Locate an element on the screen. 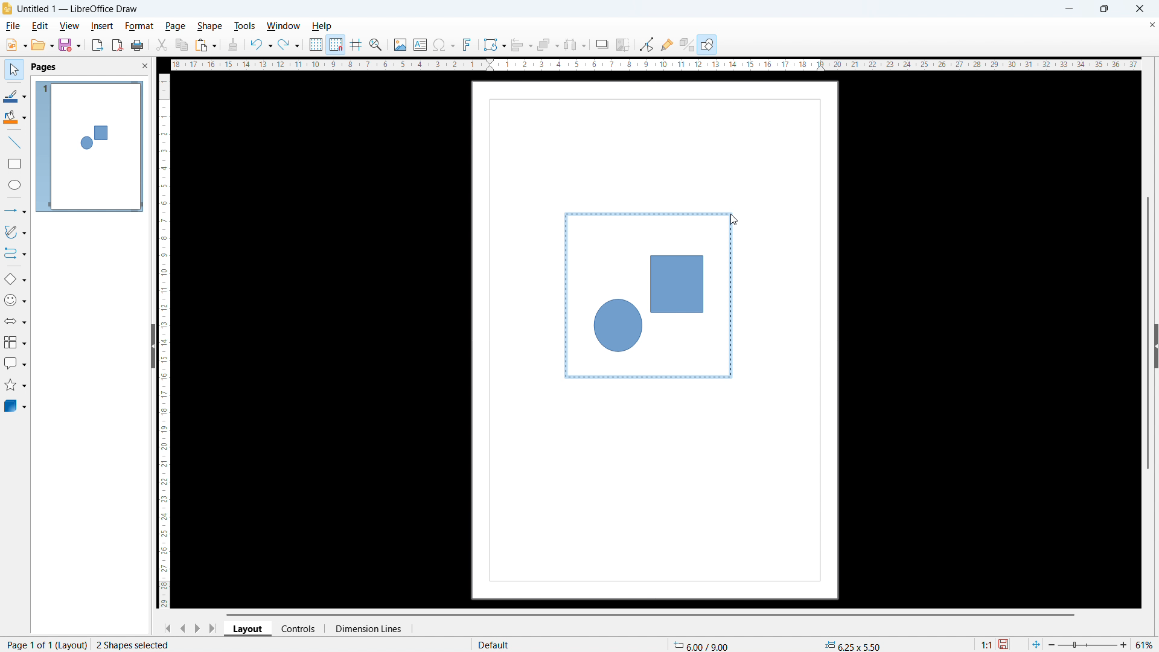  block arrows is located at coordinates (16, 321).